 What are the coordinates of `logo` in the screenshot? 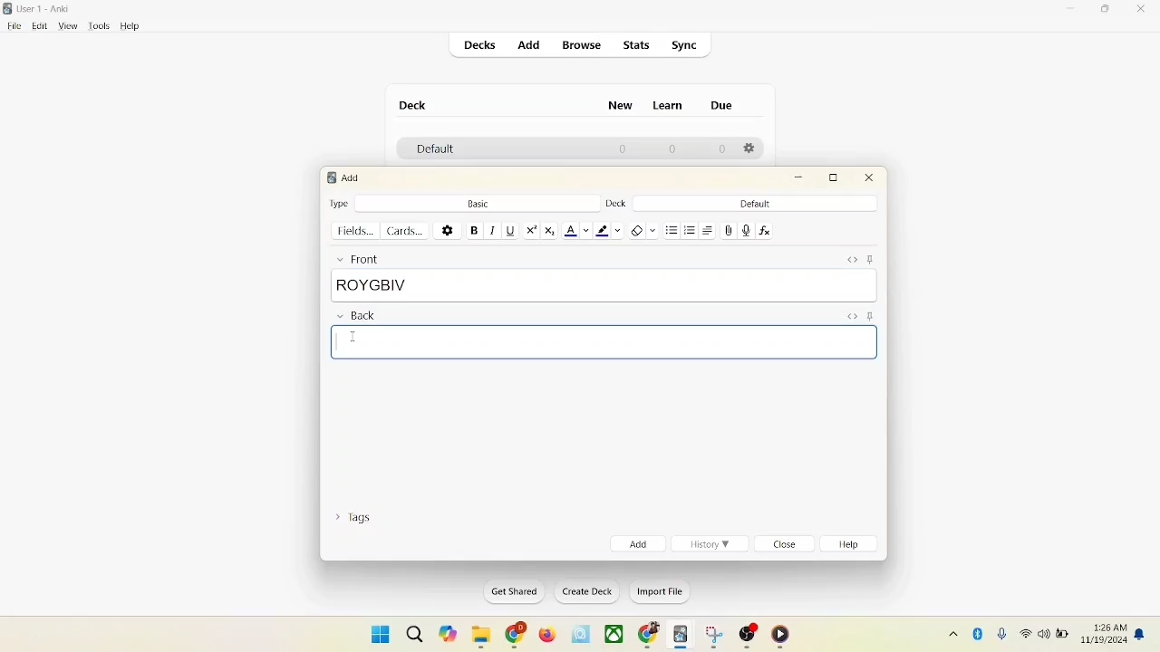 It's located at (330, 177).